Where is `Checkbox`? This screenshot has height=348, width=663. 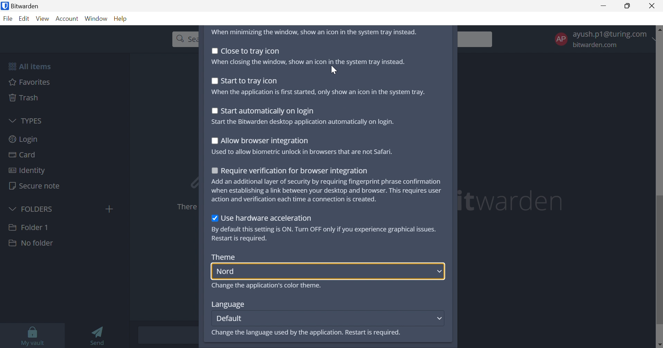 Checkbox is located at coordinates (213, 110).